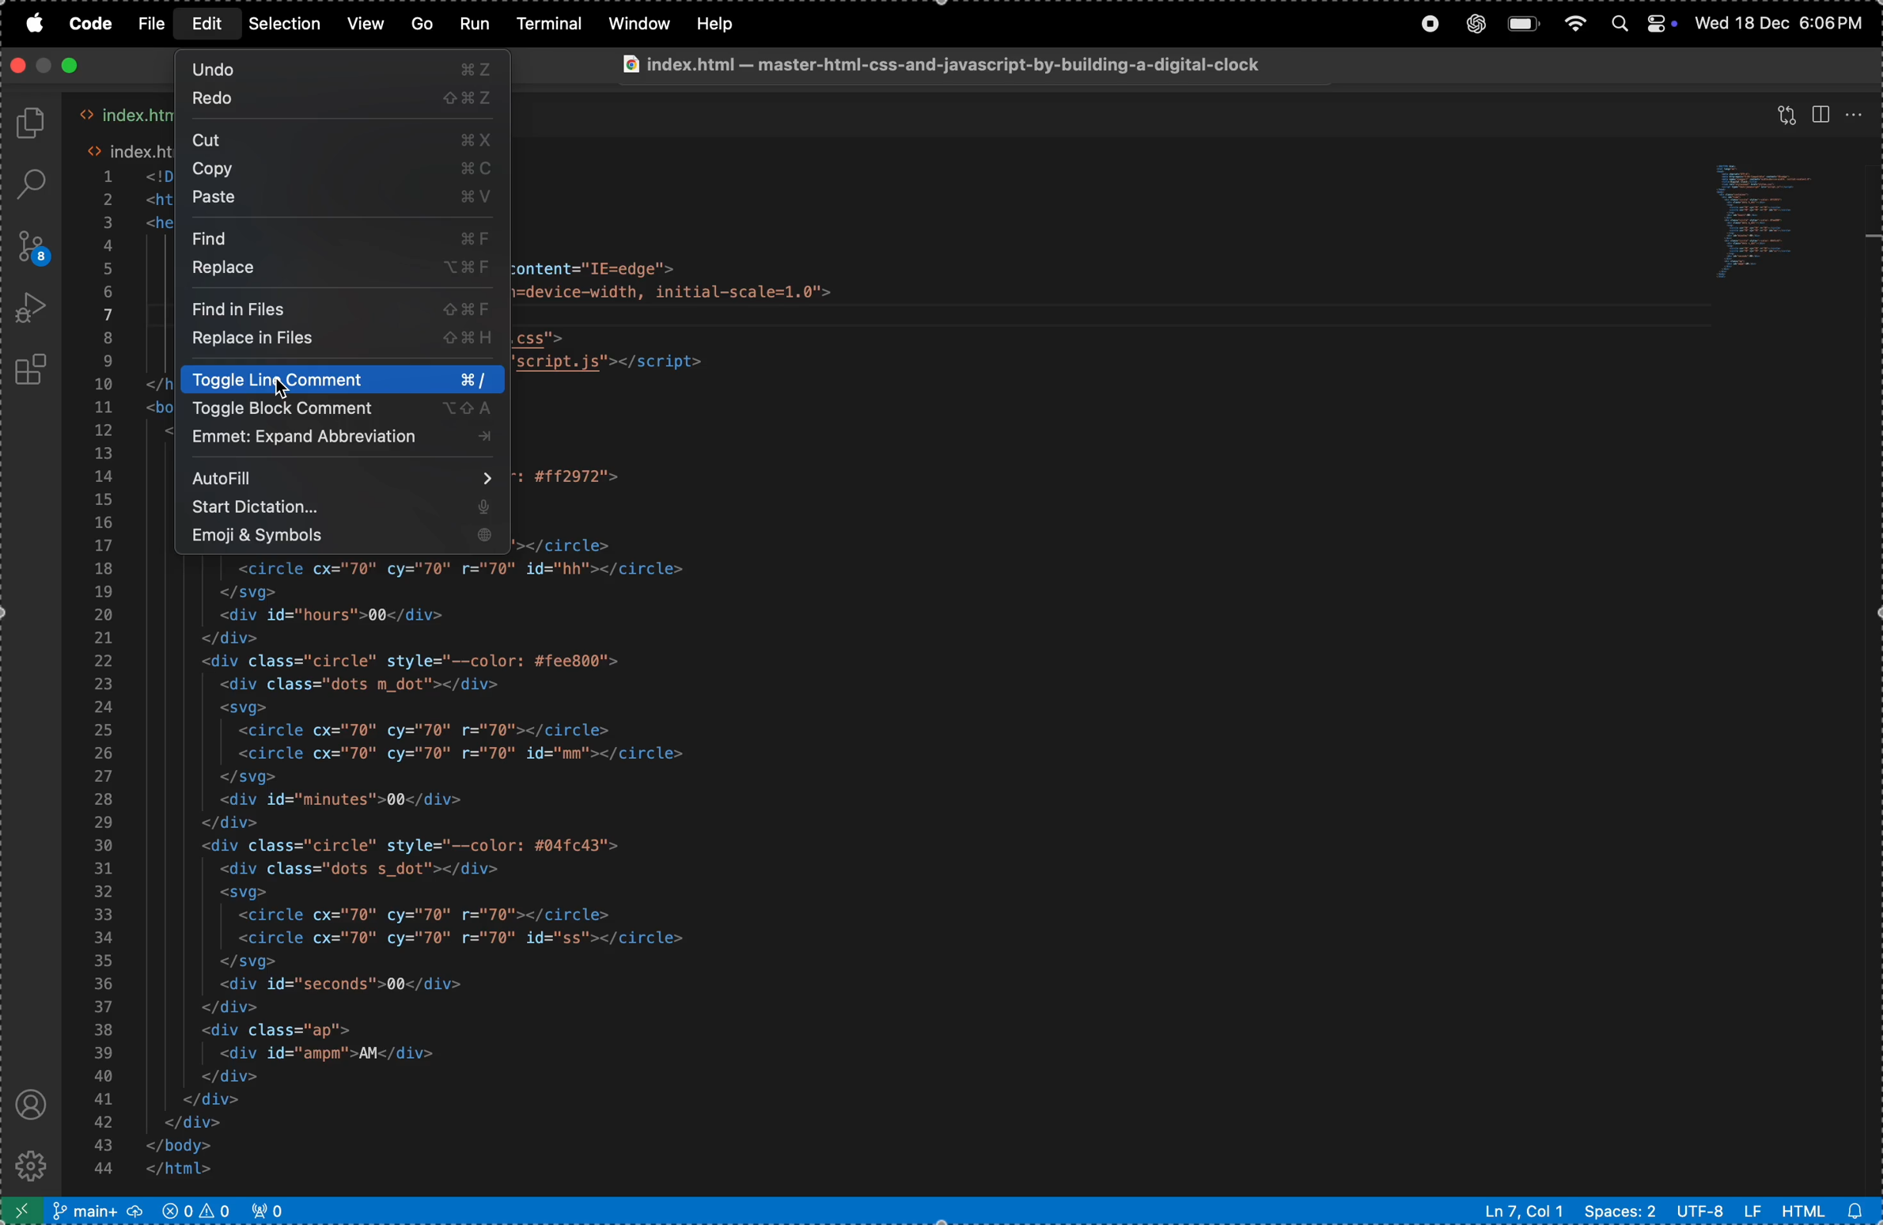 This screenshot has height=1225, width=1883. What do you see at coordinates (97, 1211) in the screenshot?
I see `main repo` at bounding box center [97, 1211].